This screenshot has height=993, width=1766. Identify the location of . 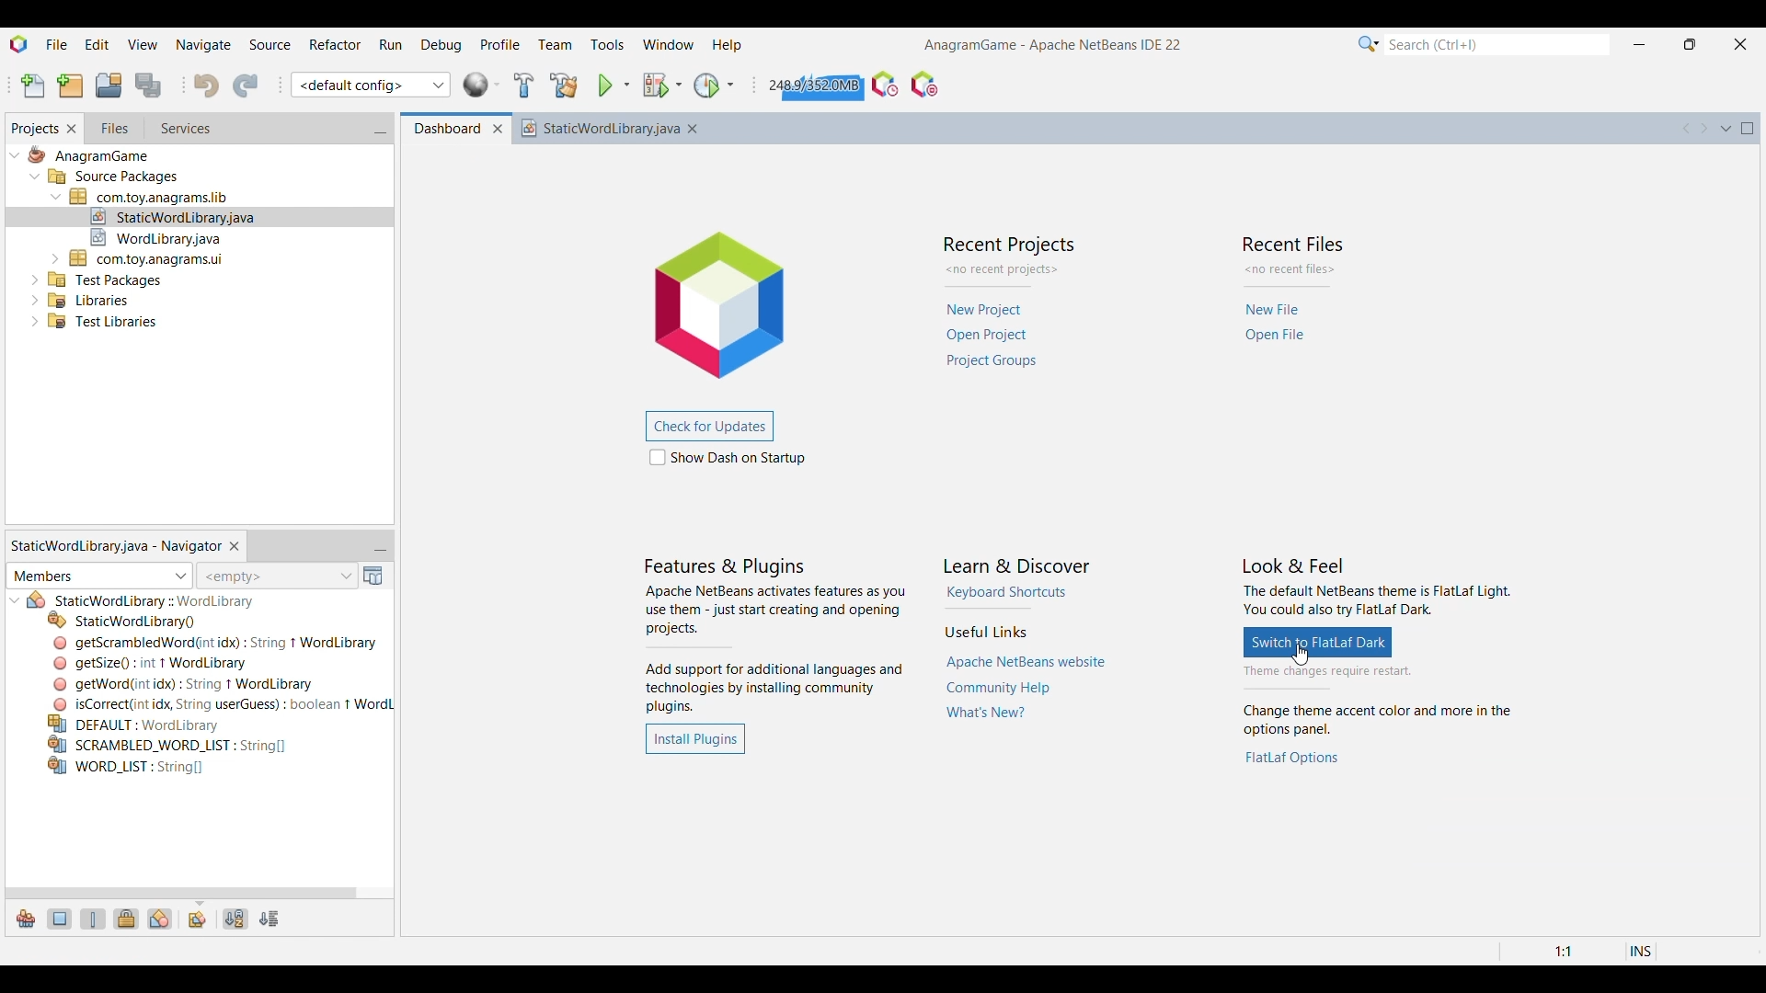
(164, 235).